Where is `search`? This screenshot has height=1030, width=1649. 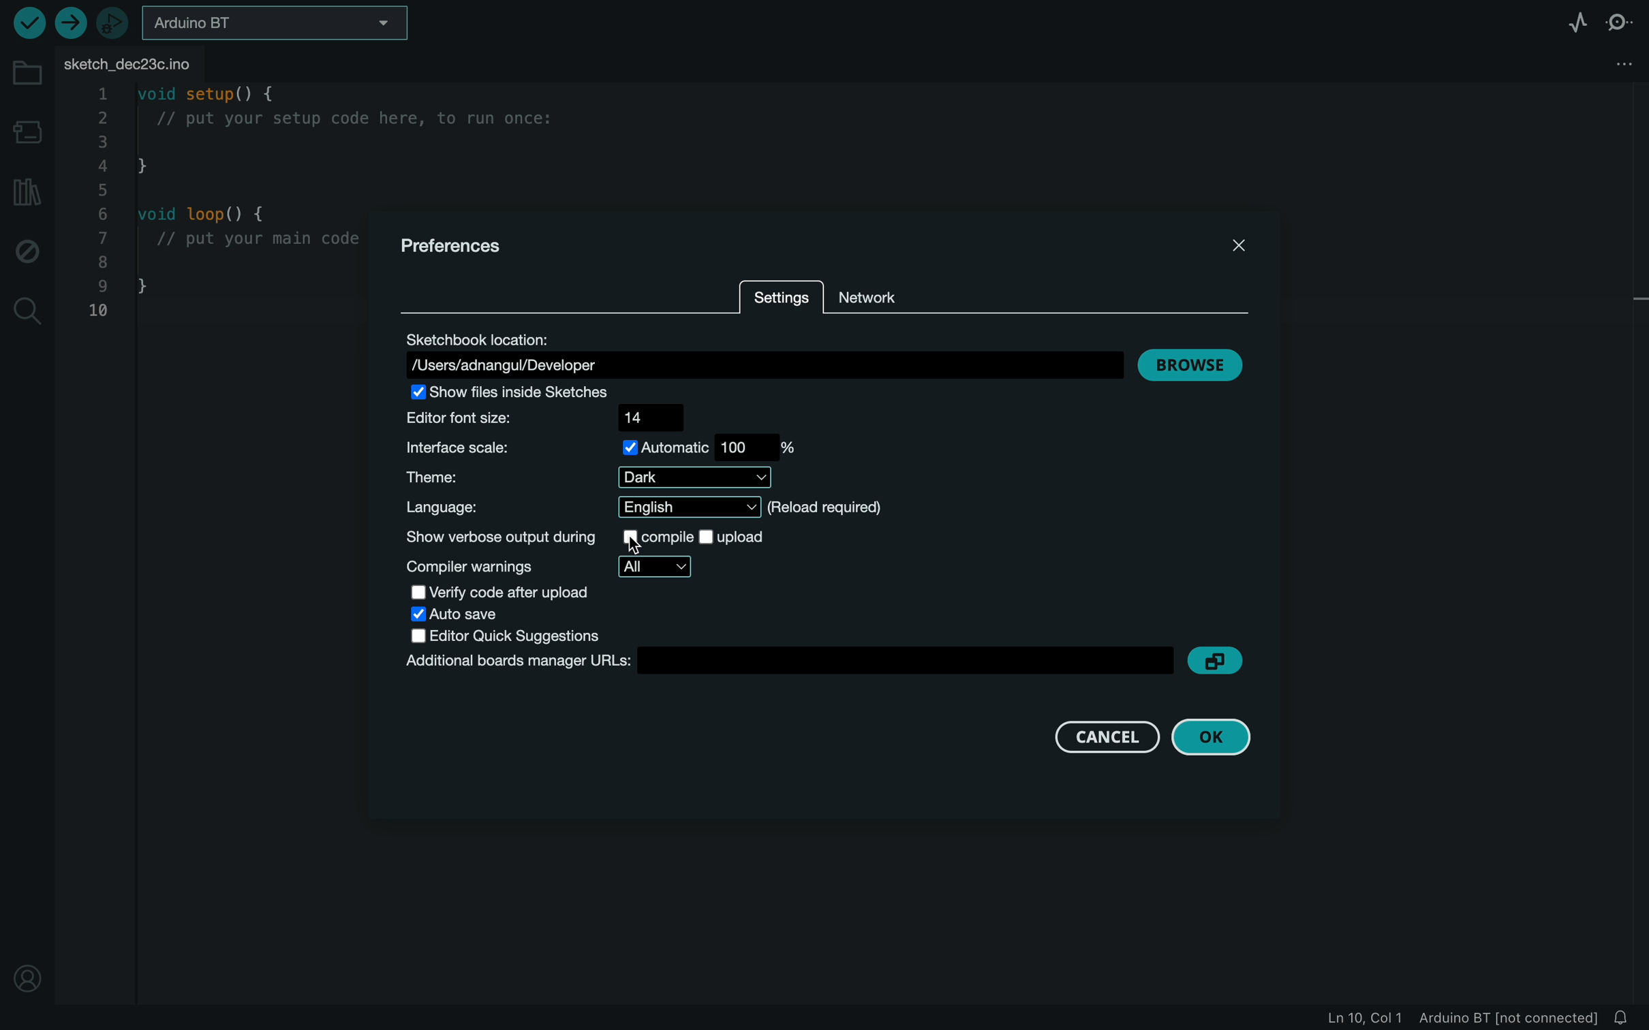 search is located at coordinates (27, 312).